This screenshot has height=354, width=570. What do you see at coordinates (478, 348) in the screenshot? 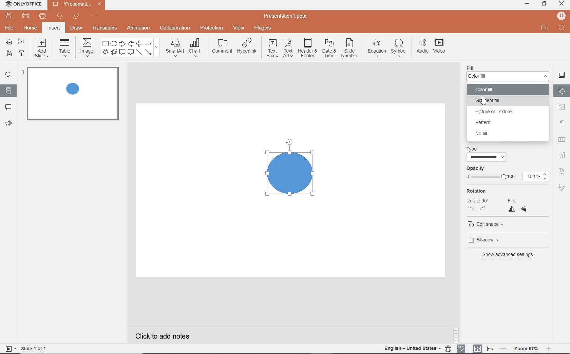
I see `fit to slide` at bounding box center [478, 348].